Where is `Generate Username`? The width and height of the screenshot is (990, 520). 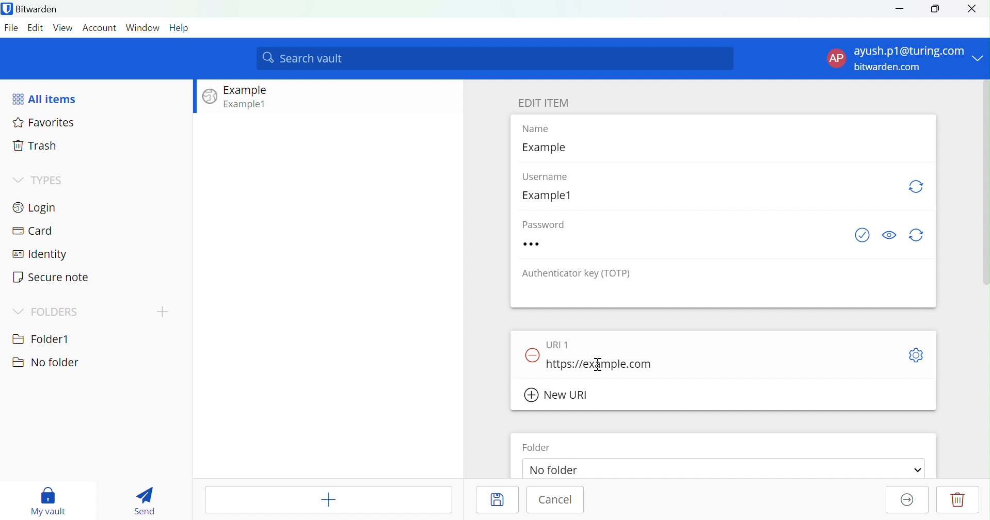
Generate Username is located at coordinates (918, 187).